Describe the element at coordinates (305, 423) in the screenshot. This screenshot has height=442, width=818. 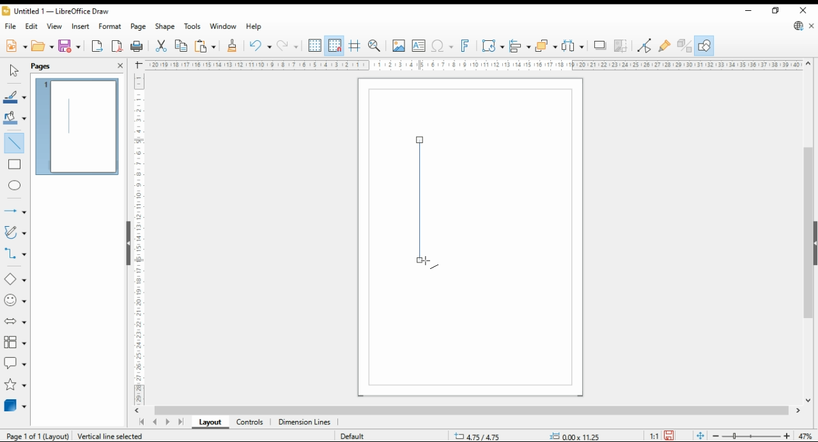
I see `dimension` at that location.